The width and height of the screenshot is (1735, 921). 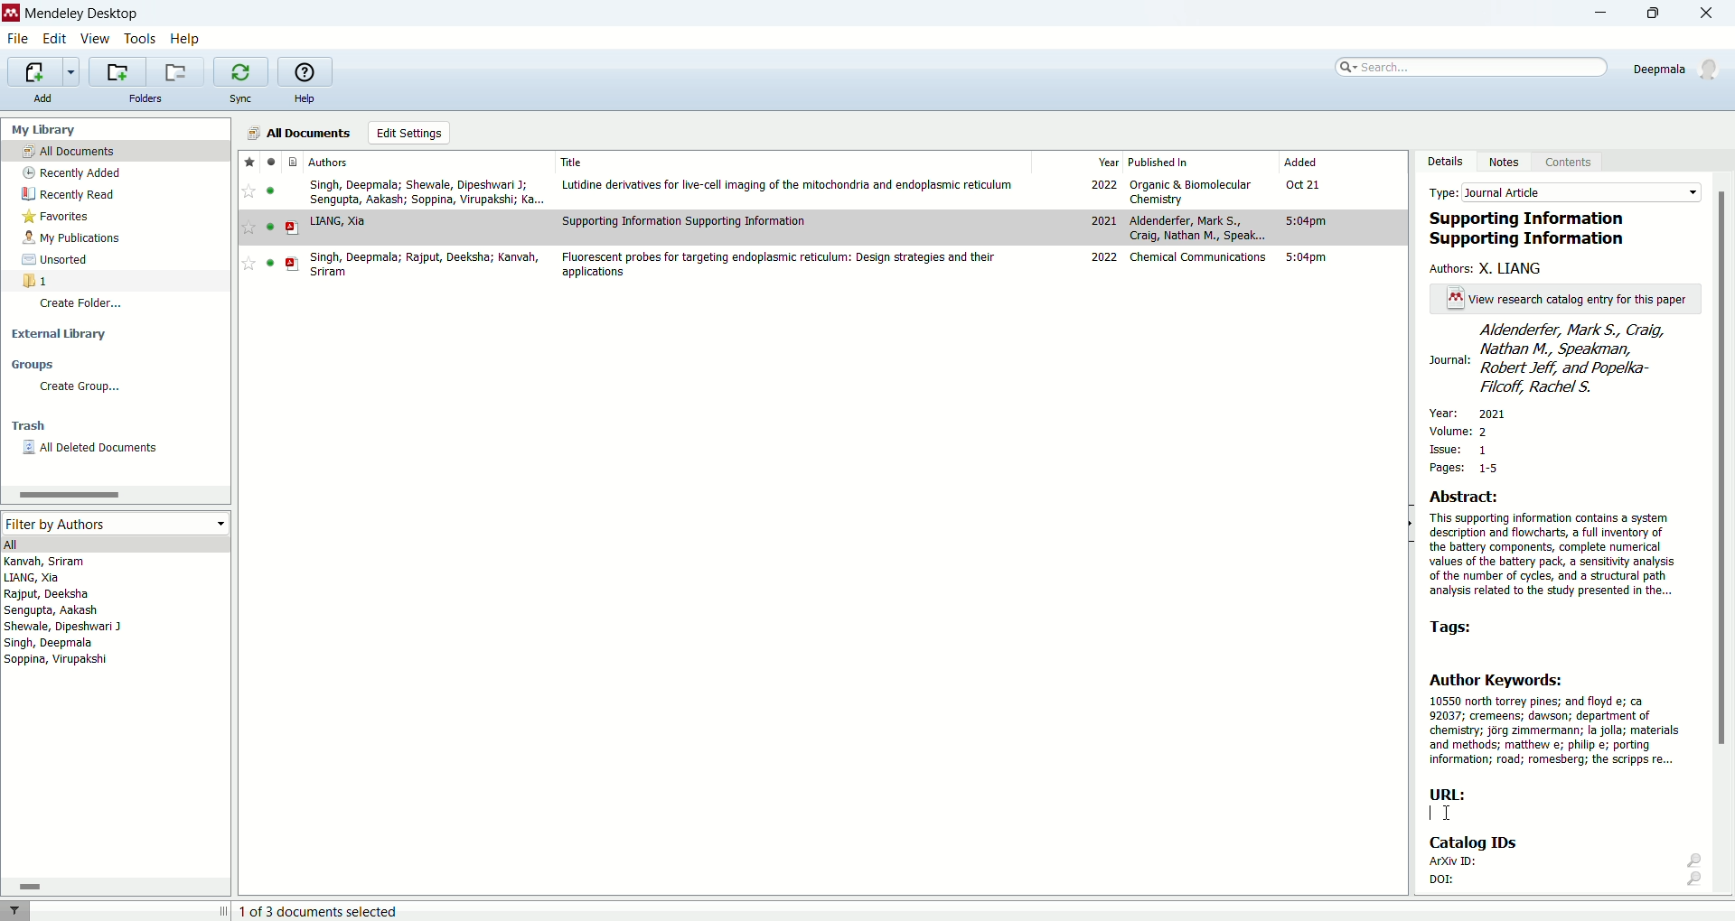 What do you see at coordinates (269, 191) in the screenshot?
I see `unread` at bounding box center [269, 191].